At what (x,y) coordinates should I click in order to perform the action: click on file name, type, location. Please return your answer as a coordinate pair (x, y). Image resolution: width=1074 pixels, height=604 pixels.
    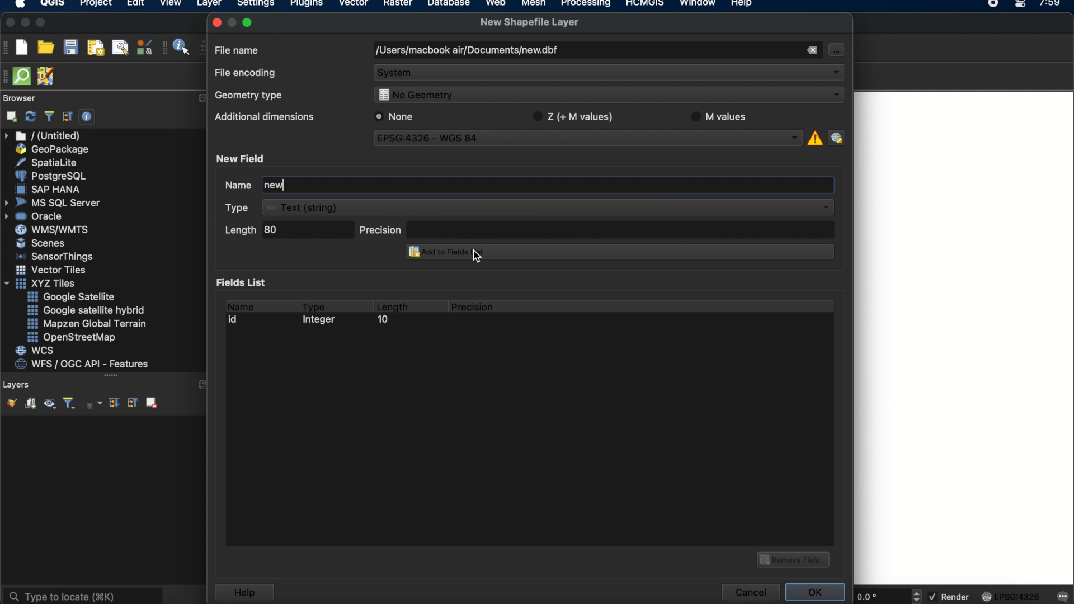
    Looking at the image, I should click on (466, 51).